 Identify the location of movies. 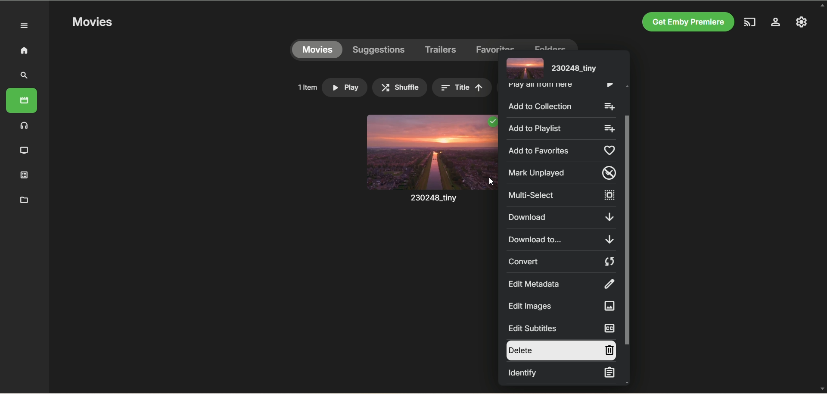
(317, 50).